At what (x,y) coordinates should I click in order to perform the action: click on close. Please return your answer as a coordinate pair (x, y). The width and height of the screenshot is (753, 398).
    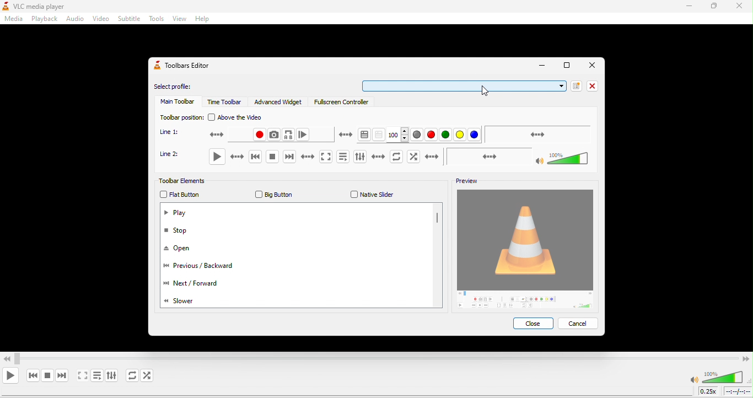
    Looking at the image, I should click on (740, 7).